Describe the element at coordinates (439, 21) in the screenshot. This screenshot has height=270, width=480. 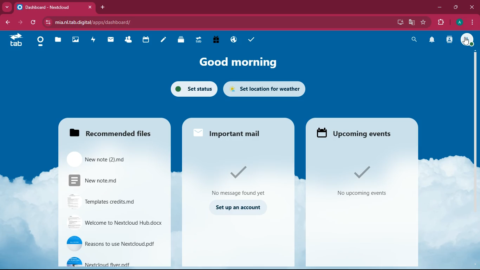
I see `extensions` at that location.